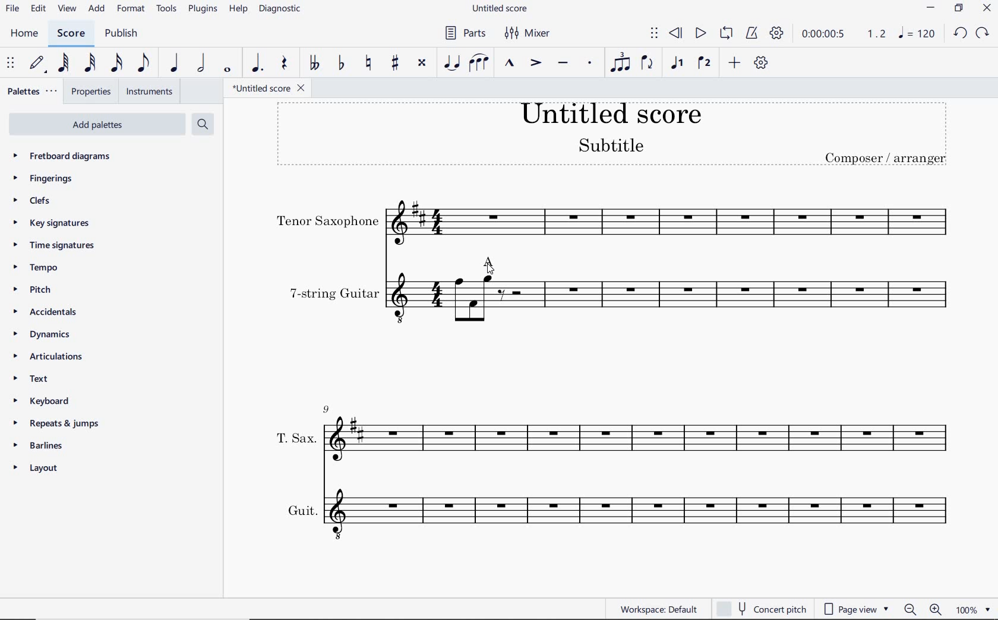  Describe the element at coordinates (37, 8) in the screenshot. I see `EDIT` at that location.